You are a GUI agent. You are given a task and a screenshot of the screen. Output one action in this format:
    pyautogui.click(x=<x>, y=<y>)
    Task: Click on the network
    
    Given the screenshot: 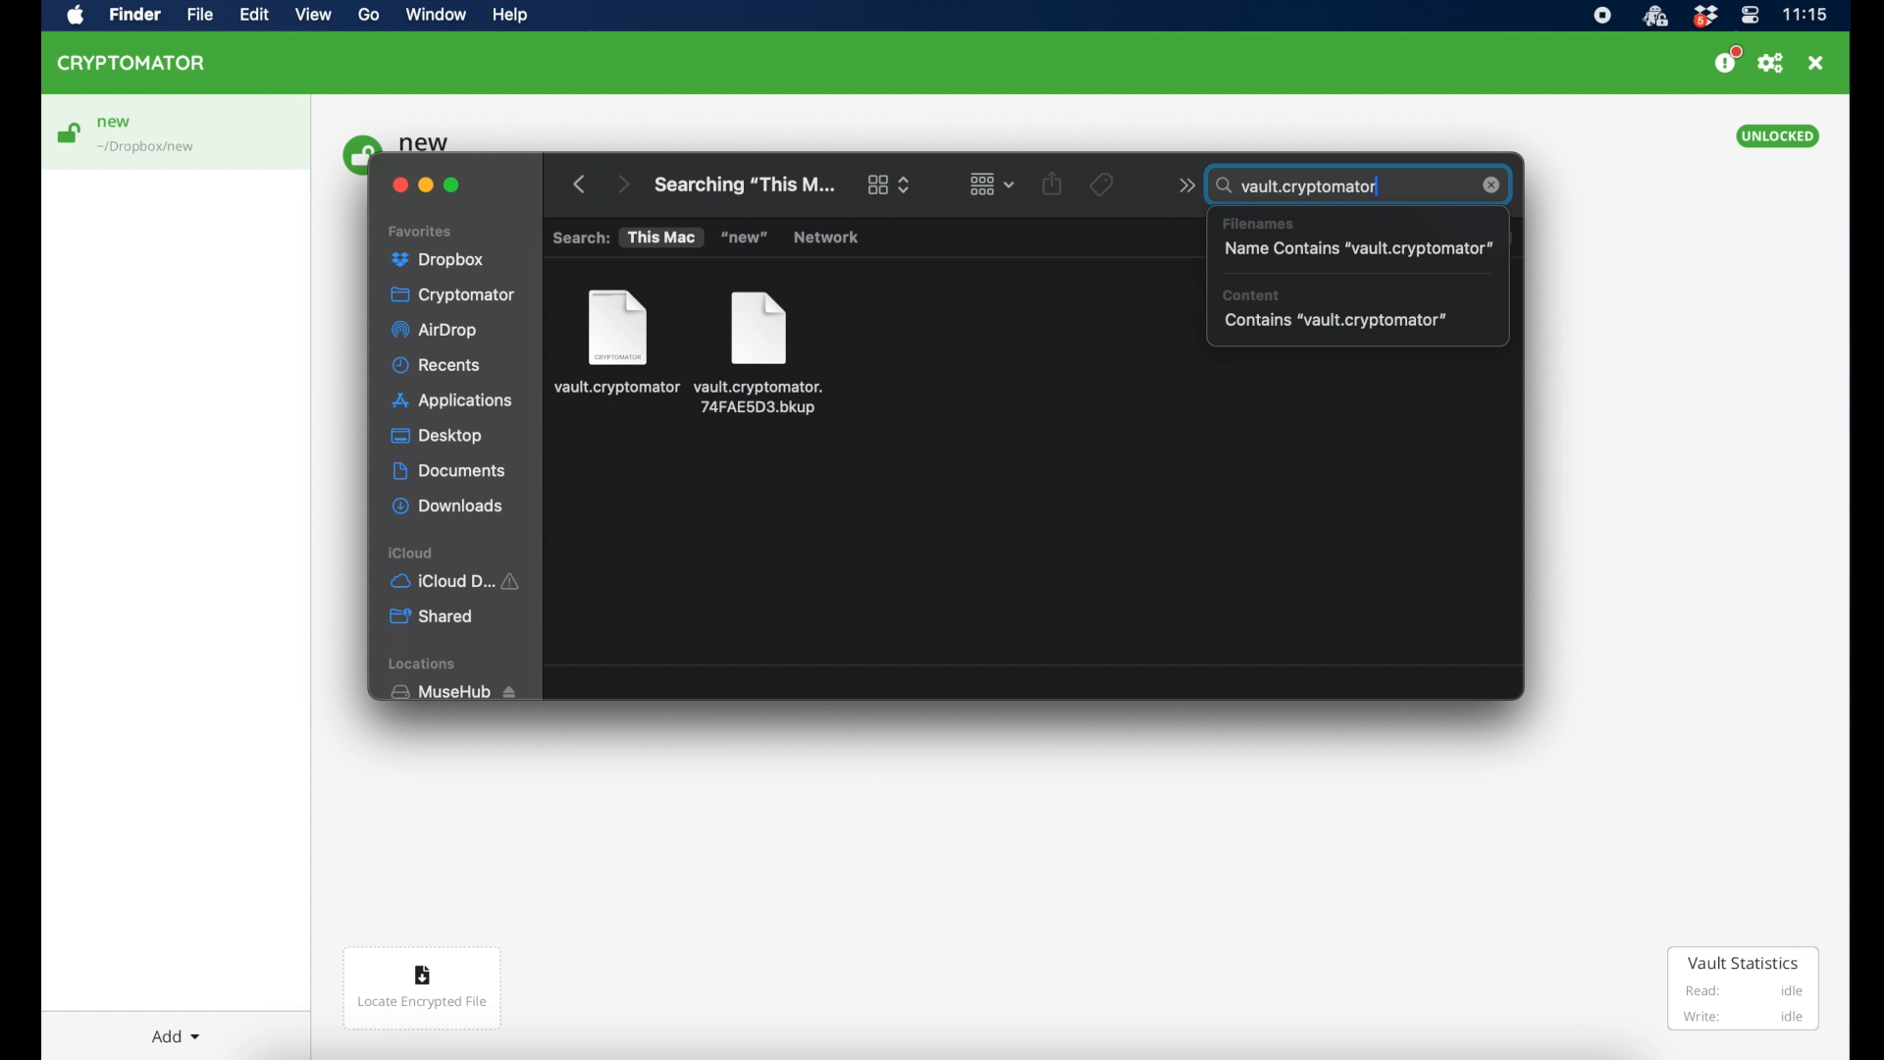 What is the action you would take?
    pyautogui.click(x=829, y=238)
    